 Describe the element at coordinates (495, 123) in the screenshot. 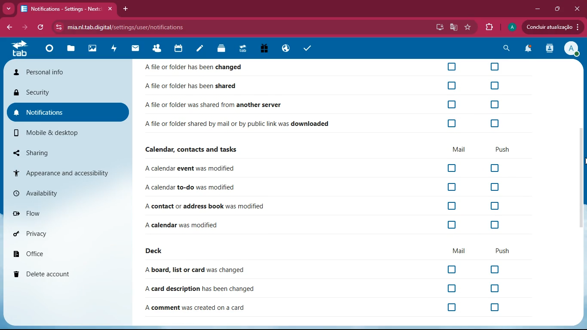

I see `off` at that location.